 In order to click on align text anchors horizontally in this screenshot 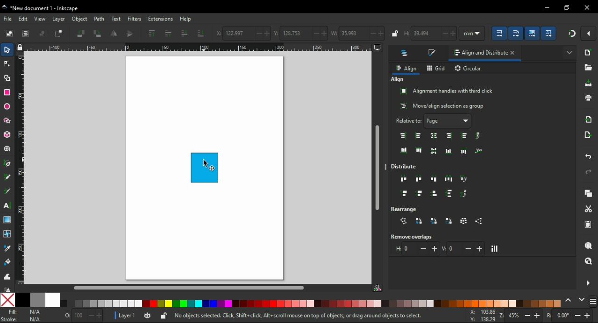, I will do `click(481, 149)`.